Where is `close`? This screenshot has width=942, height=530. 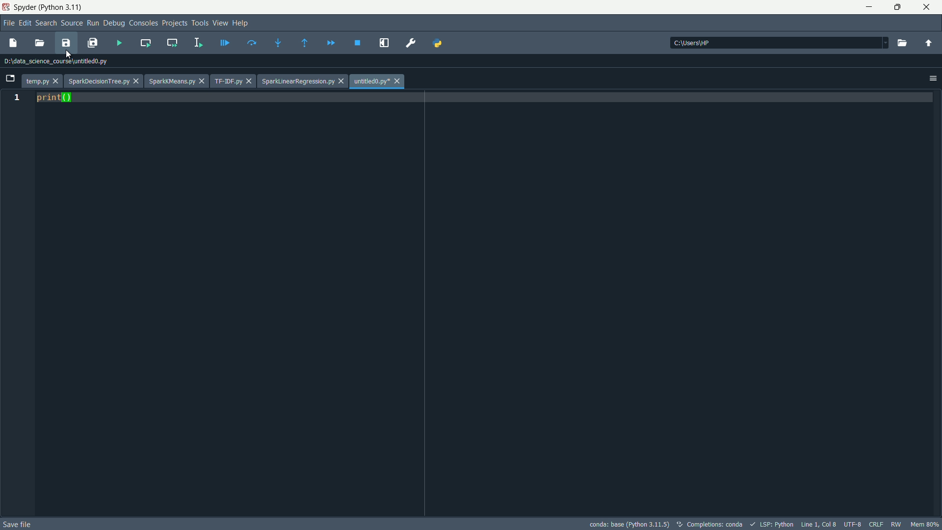
close is located at coordinates (250, 81).